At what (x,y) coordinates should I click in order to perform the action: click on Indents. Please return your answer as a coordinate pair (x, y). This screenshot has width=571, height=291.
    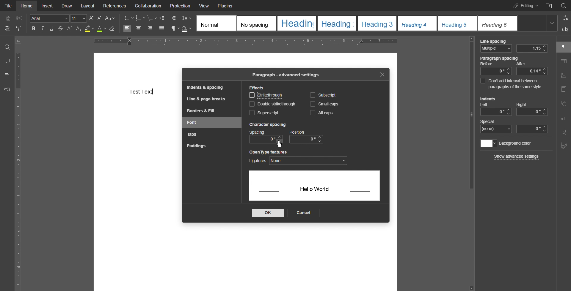
    Looking at the image, I should click on (513, 106).